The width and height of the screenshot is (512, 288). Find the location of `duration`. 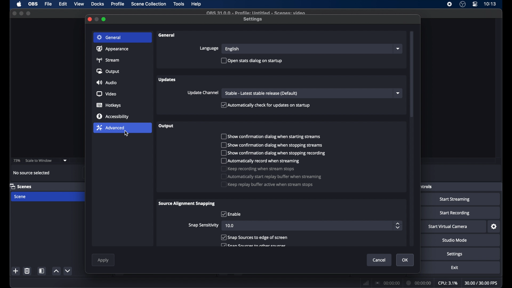

duration is located at coordinates (419, 282).